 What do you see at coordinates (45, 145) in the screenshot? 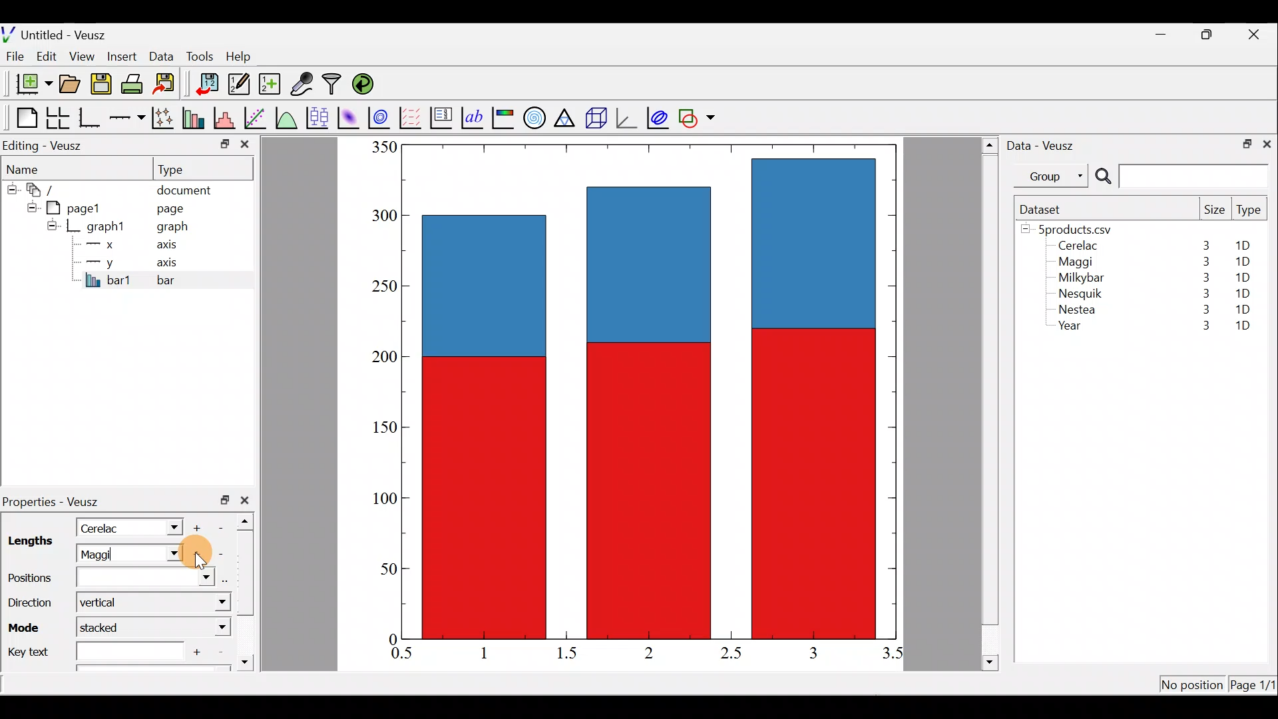
I see `Editing - Veusz` at bounding box center [45, 145].